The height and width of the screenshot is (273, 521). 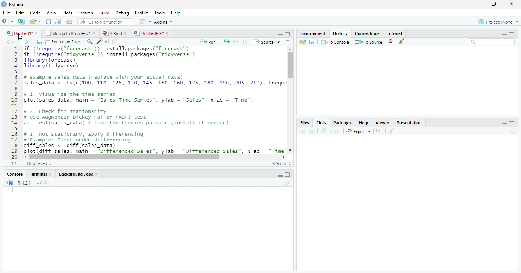 I want to click on Scroll, so click(x=154, y=157).